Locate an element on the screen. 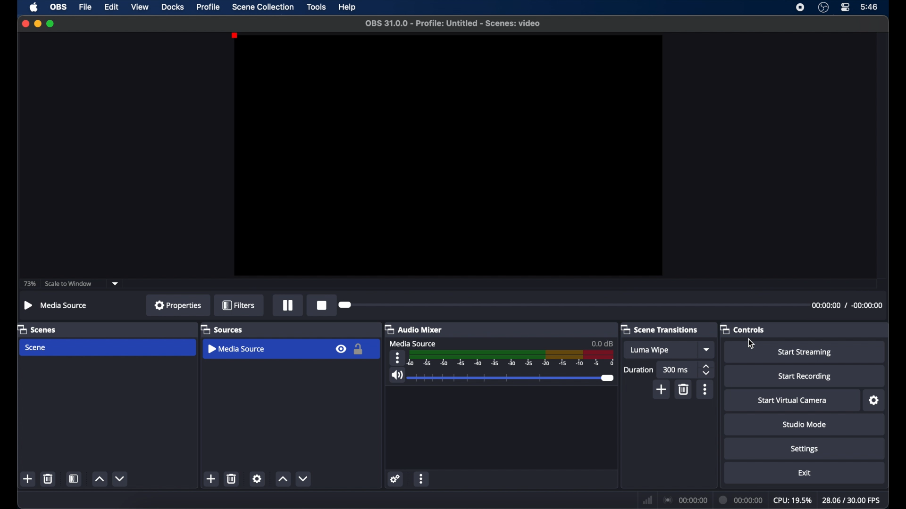  obs studio is located at coordinates (823, 8).